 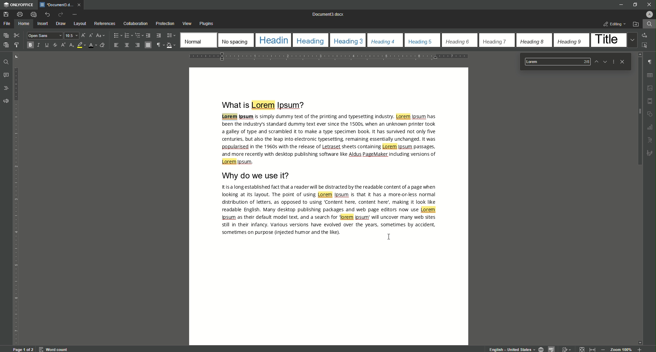 What do you see at coordinates (618, 4) in the screenshot?
I see `Minimize` at bounding box center [618, 4].